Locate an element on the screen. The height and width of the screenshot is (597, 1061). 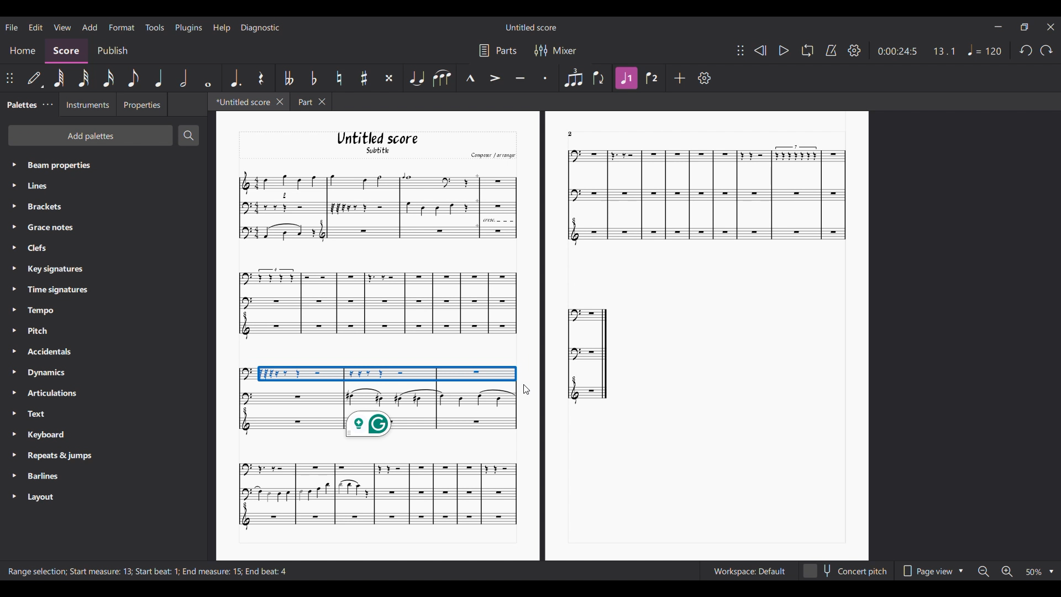
Play is located at coordinates (784, 50).